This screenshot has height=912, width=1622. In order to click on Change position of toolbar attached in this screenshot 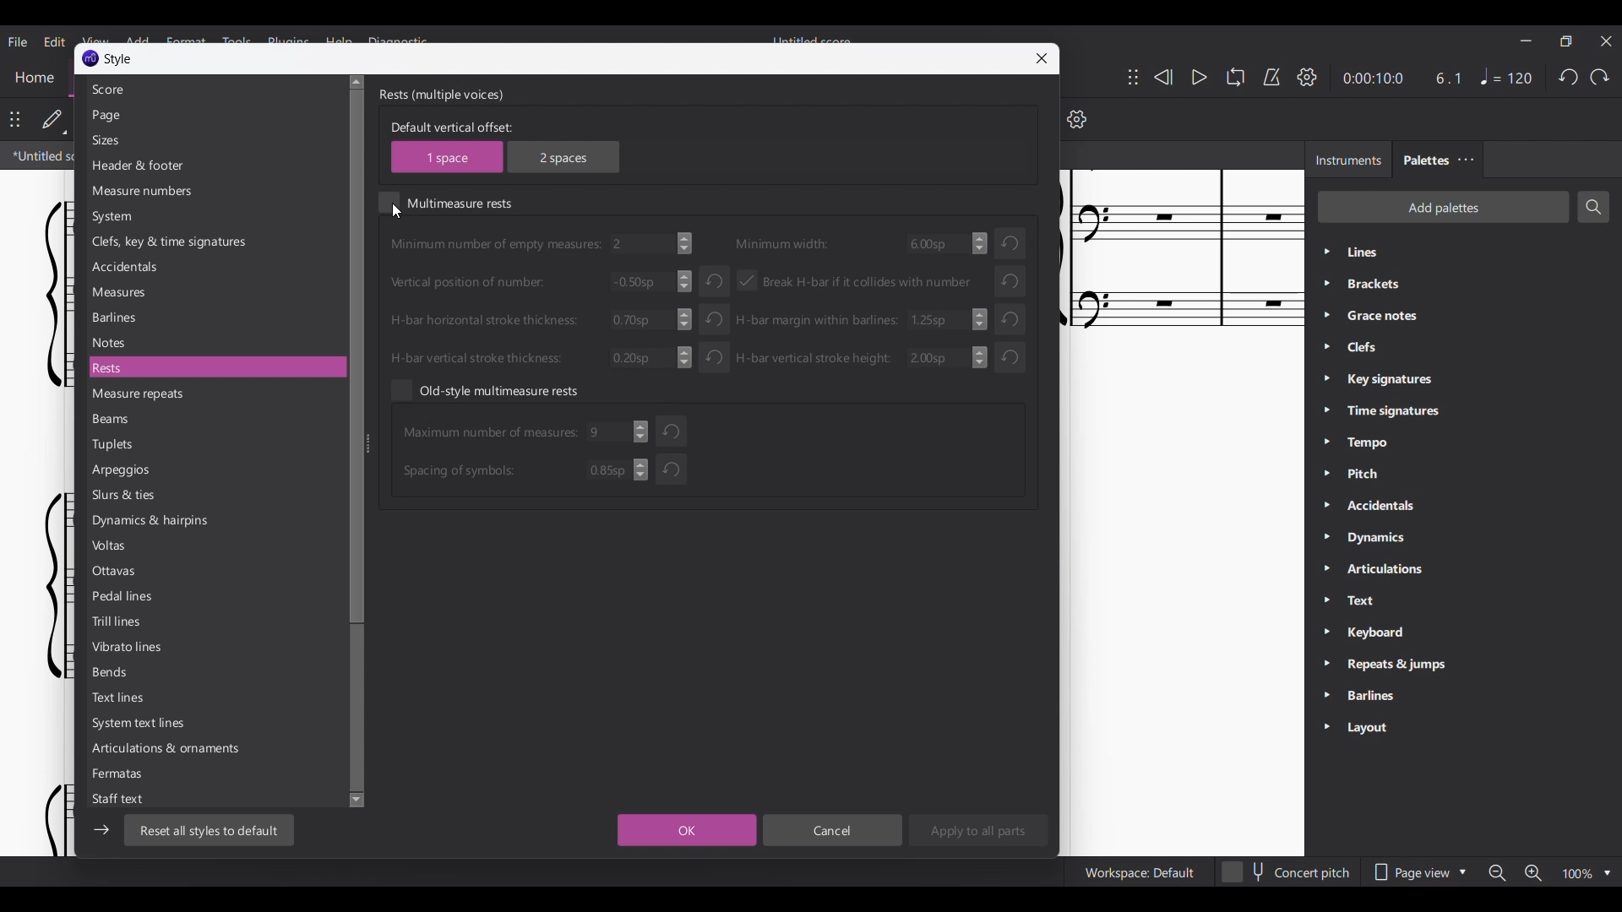, I will do `click(1133, 77)`.